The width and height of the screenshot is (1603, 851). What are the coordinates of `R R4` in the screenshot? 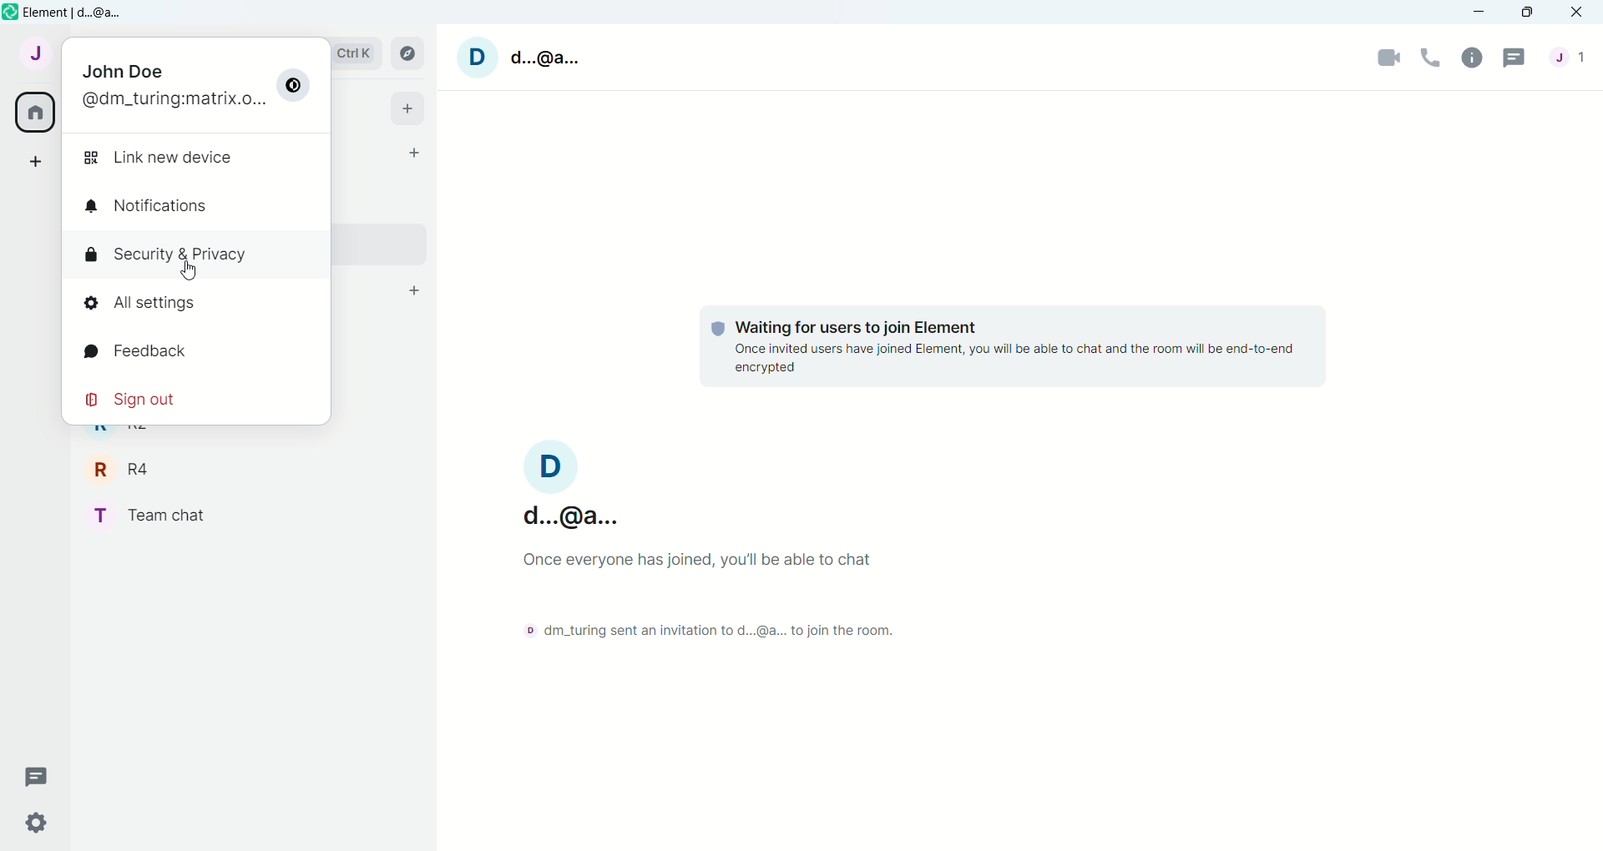 It's located at (124, 469).